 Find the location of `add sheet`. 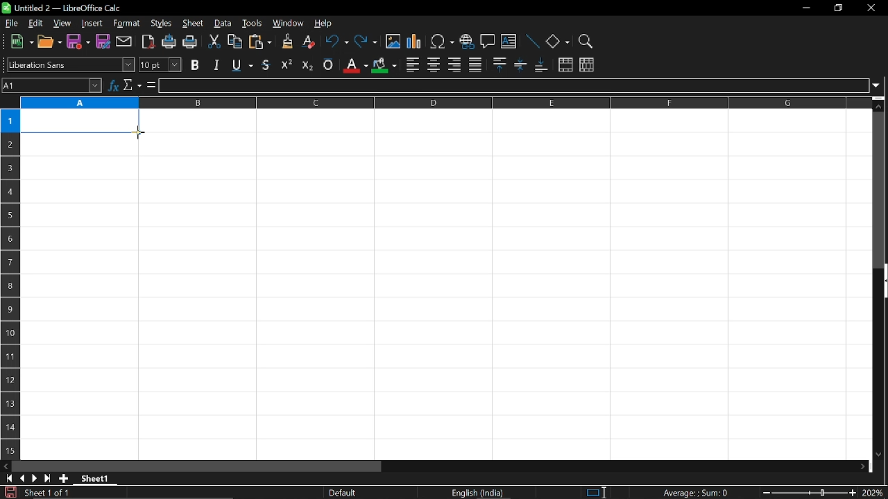

add sheet is located at coordinates (64, 479).